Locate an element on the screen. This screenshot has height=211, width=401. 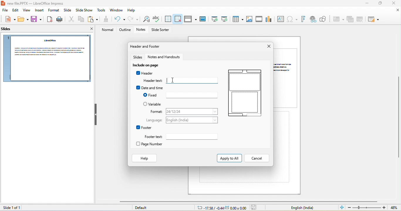
spelling is located at coordinates (156, 19).